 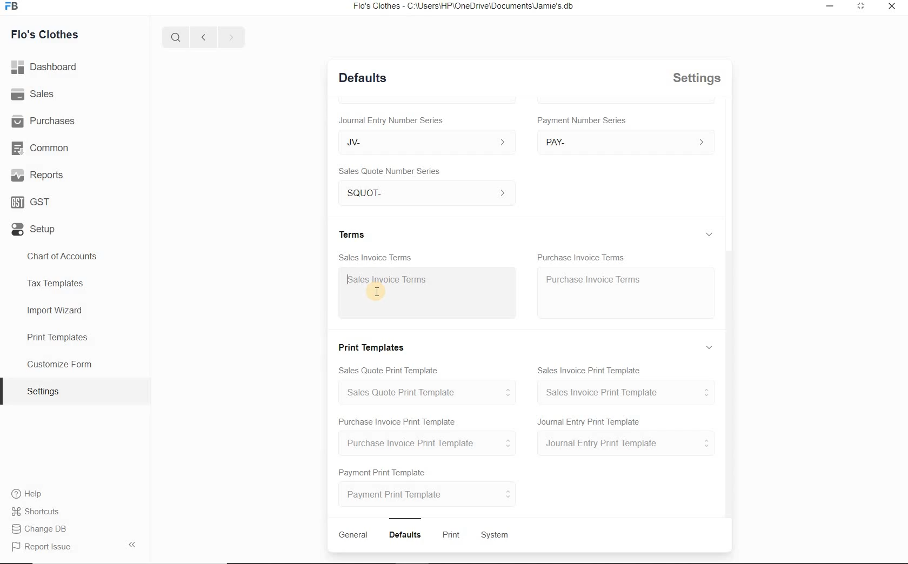 What do you see at coordinates (582, 254) in the screenshot?
I see `Purchase Invoice Terms` at bounding box center [582, 254].